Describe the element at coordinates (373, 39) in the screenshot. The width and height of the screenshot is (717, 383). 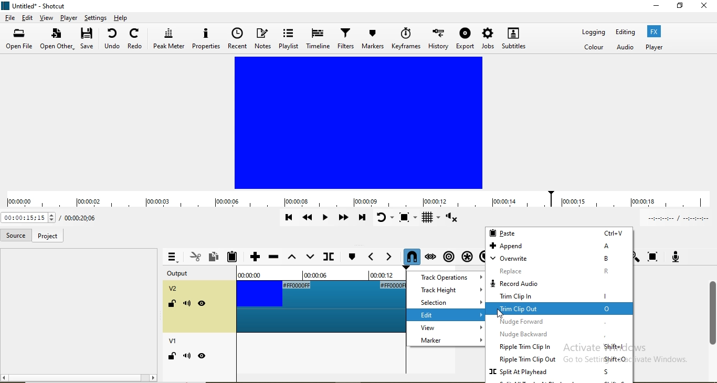
I see `markers` at that location.